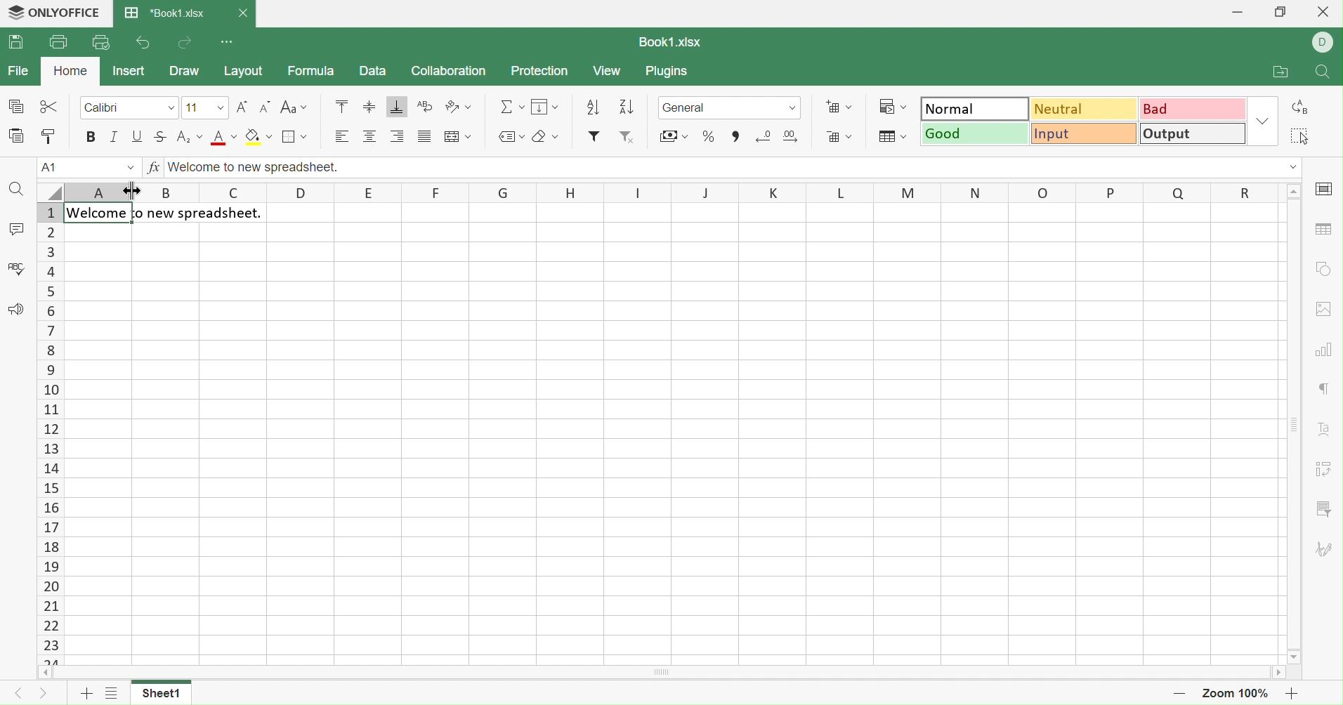 The image size is (1343, 705). What do you see at coordinates (1323, 41) in the screenshot?
I see `DELL` at bounding box center [1323, 41].